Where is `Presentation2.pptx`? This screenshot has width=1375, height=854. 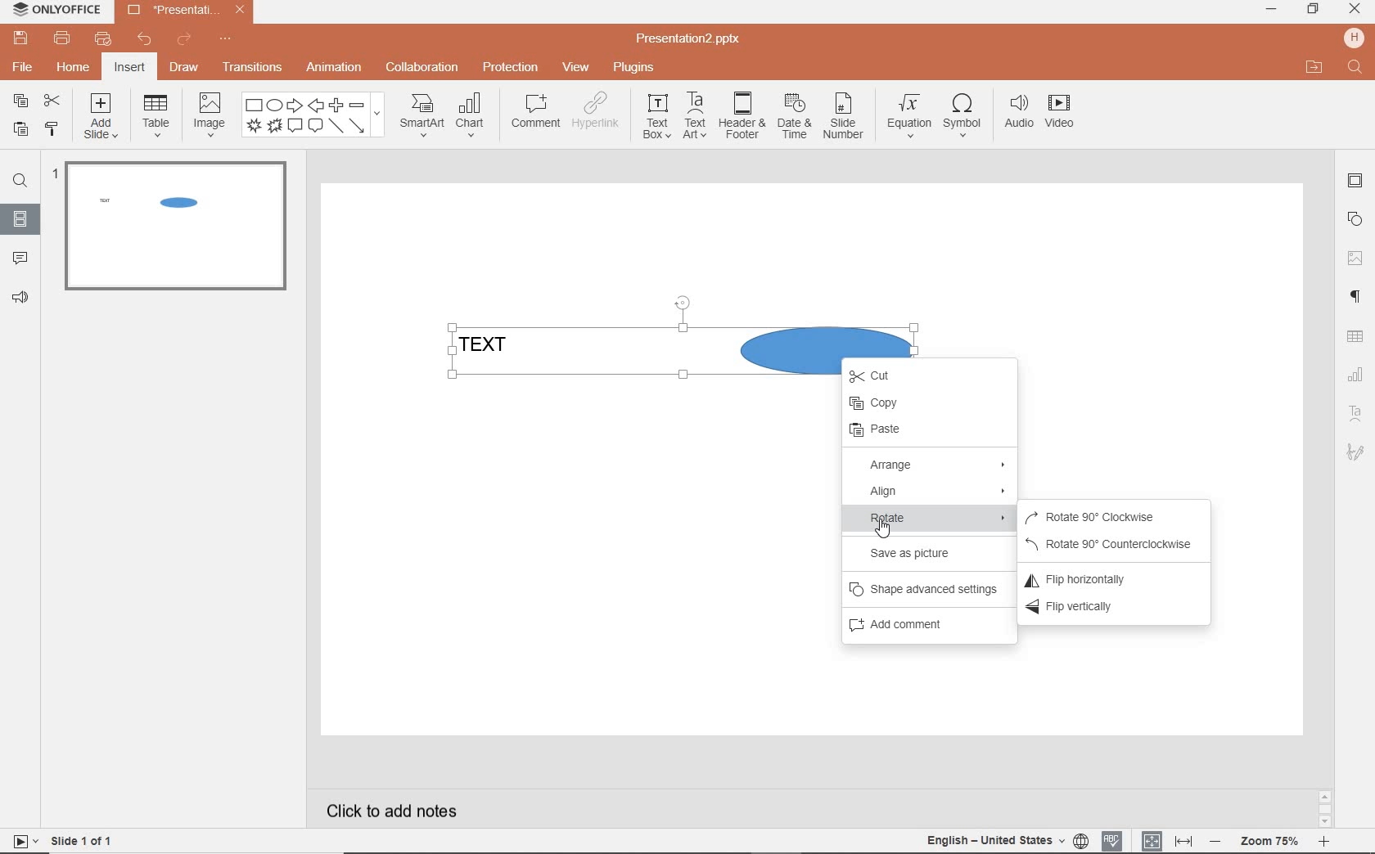 Presentation2.pptx is located at coordinates (689, 39).